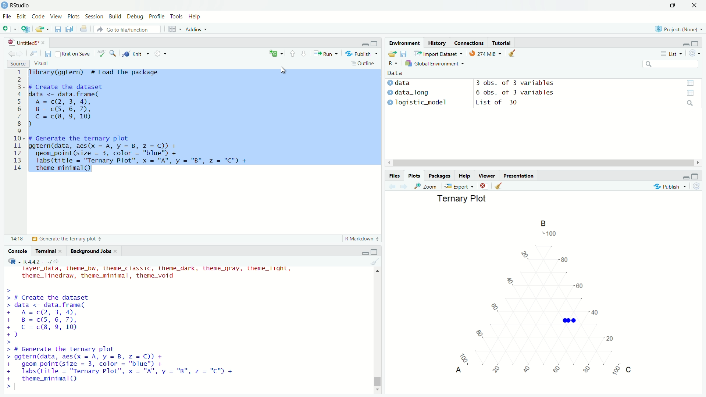  Describe the element at coordinates (520, 175) in the screenshot. I see `Presentation` at that location.